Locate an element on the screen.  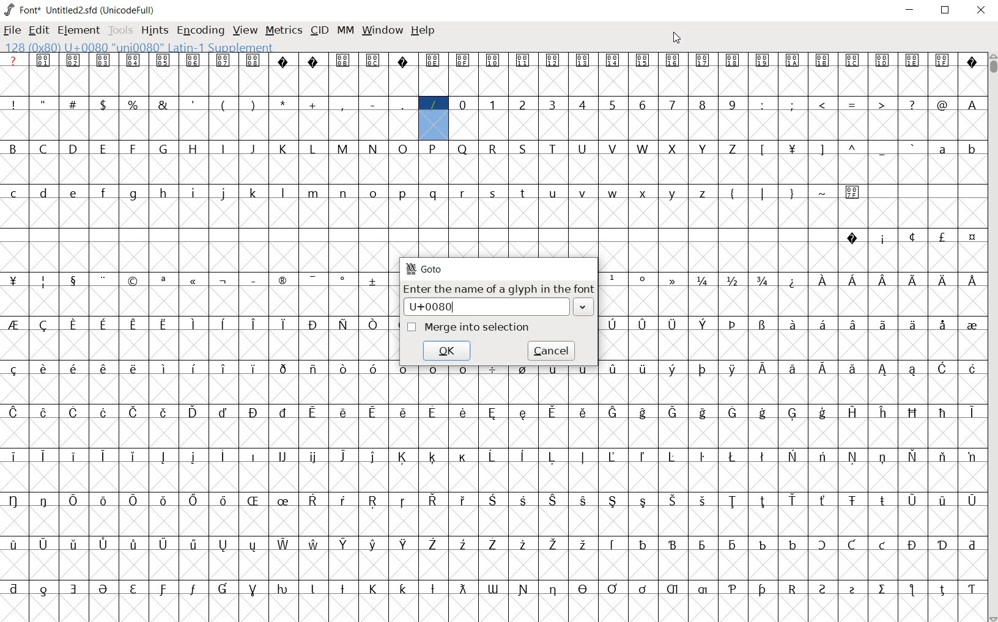
glyph is located at coordinates (763, 61).